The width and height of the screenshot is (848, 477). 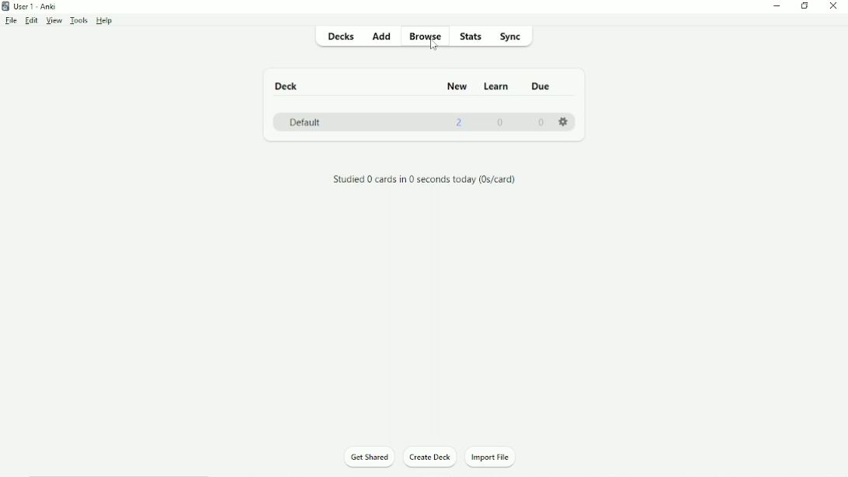 What do you see at coordinates (436, 47) in the screenshot?
I see `Cursor` at bounding box center [436, 47].